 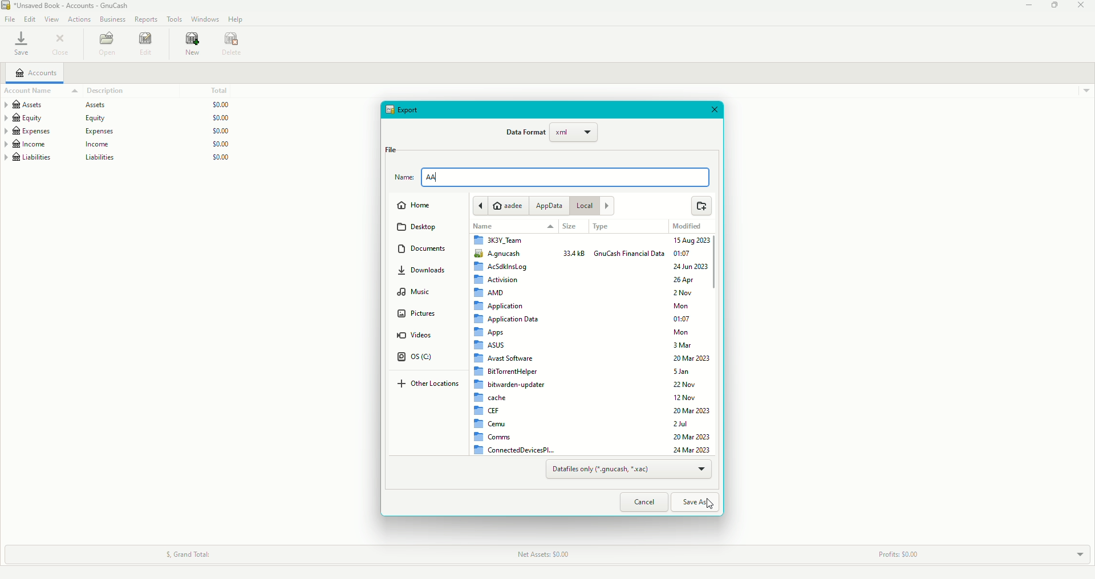 I want to click on Reports, so click(x=147, y=21).